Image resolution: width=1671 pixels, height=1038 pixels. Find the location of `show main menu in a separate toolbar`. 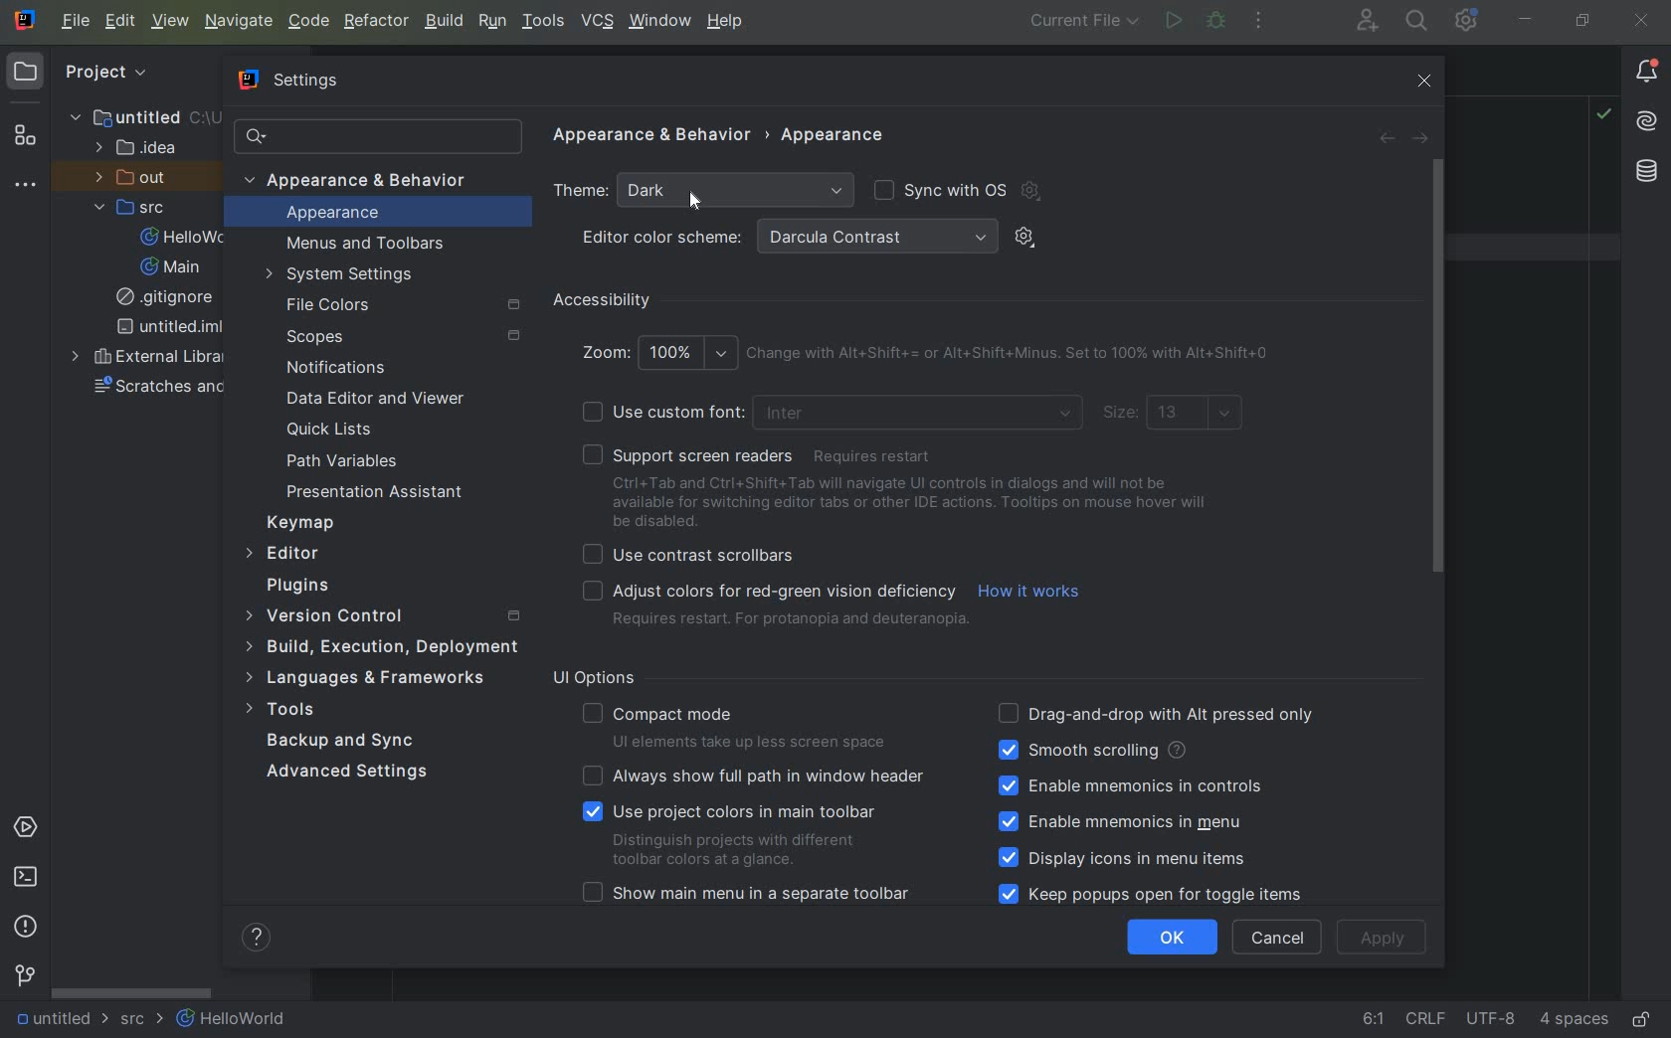

show main menu in a separate toolbar is located at coordinates (753, 896).